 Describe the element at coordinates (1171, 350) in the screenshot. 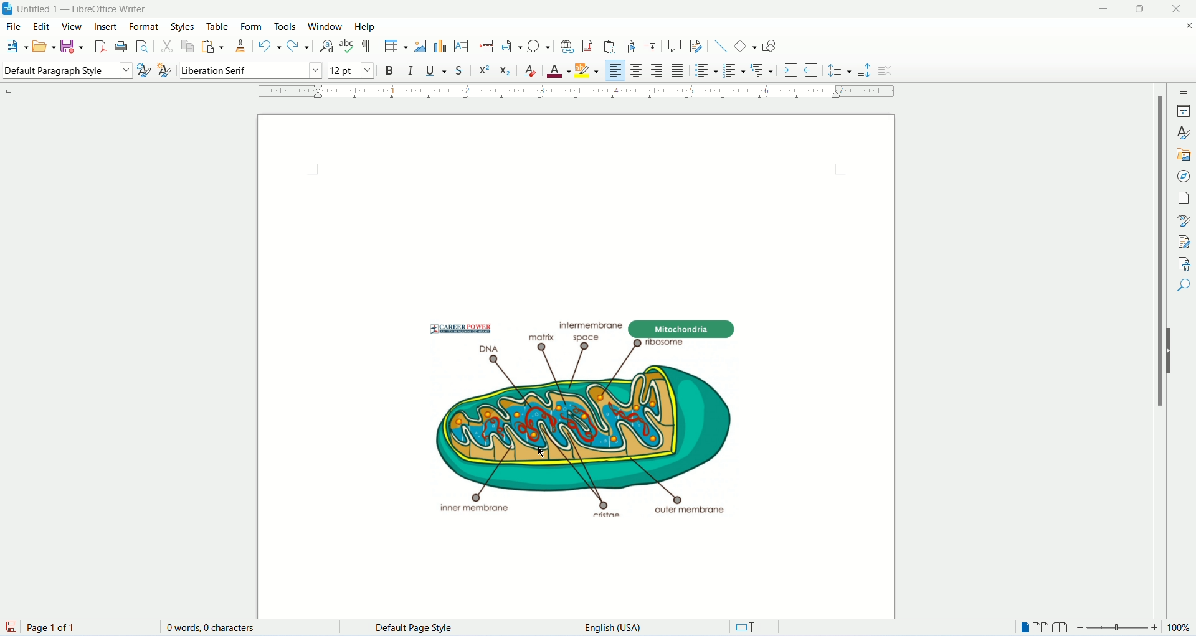

I see `hide` at that location.